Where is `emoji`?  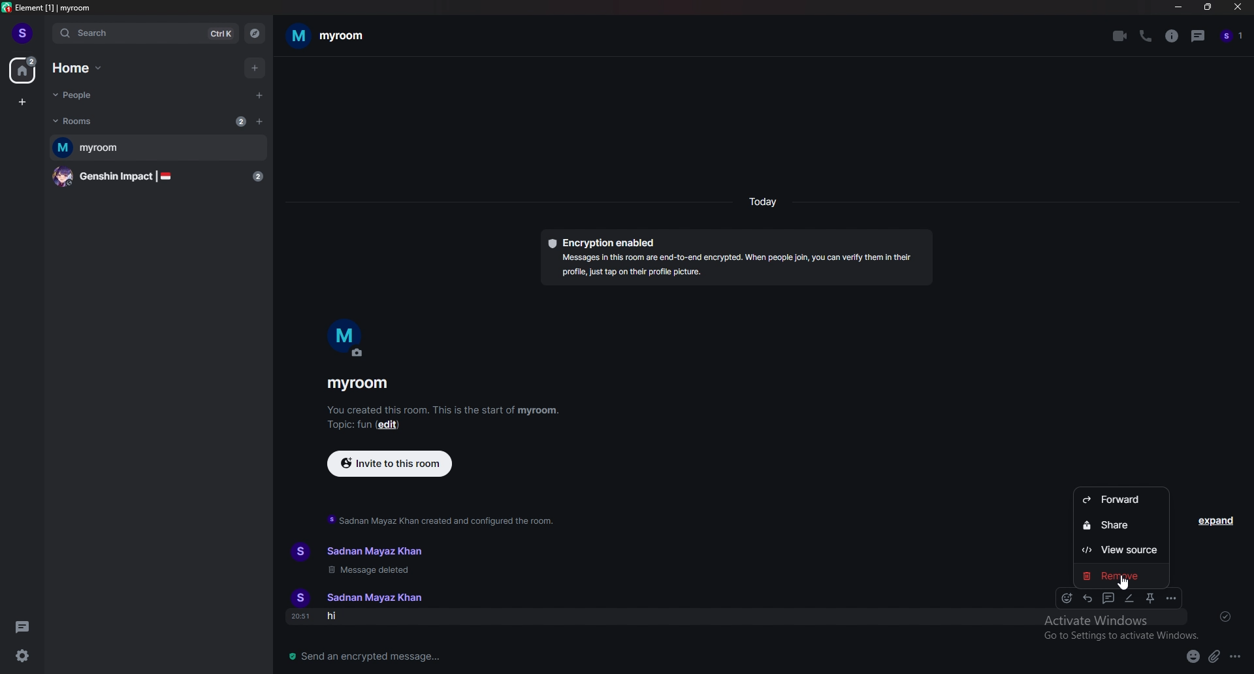 emoji is located at coordinates (1192, 658).